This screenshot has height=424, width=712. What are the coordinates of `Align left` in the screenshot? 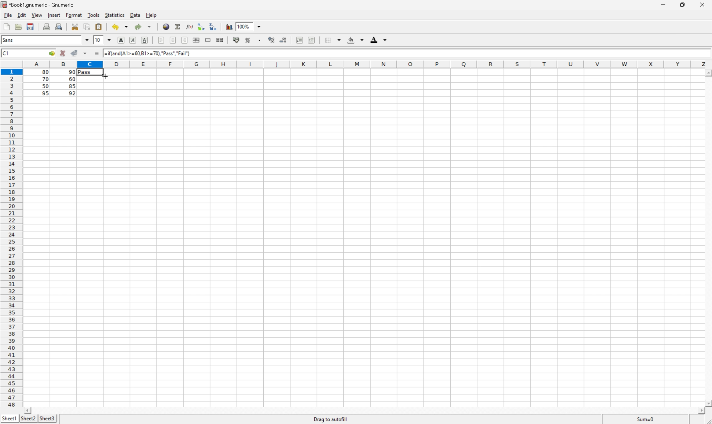 It's located at (185, 40).